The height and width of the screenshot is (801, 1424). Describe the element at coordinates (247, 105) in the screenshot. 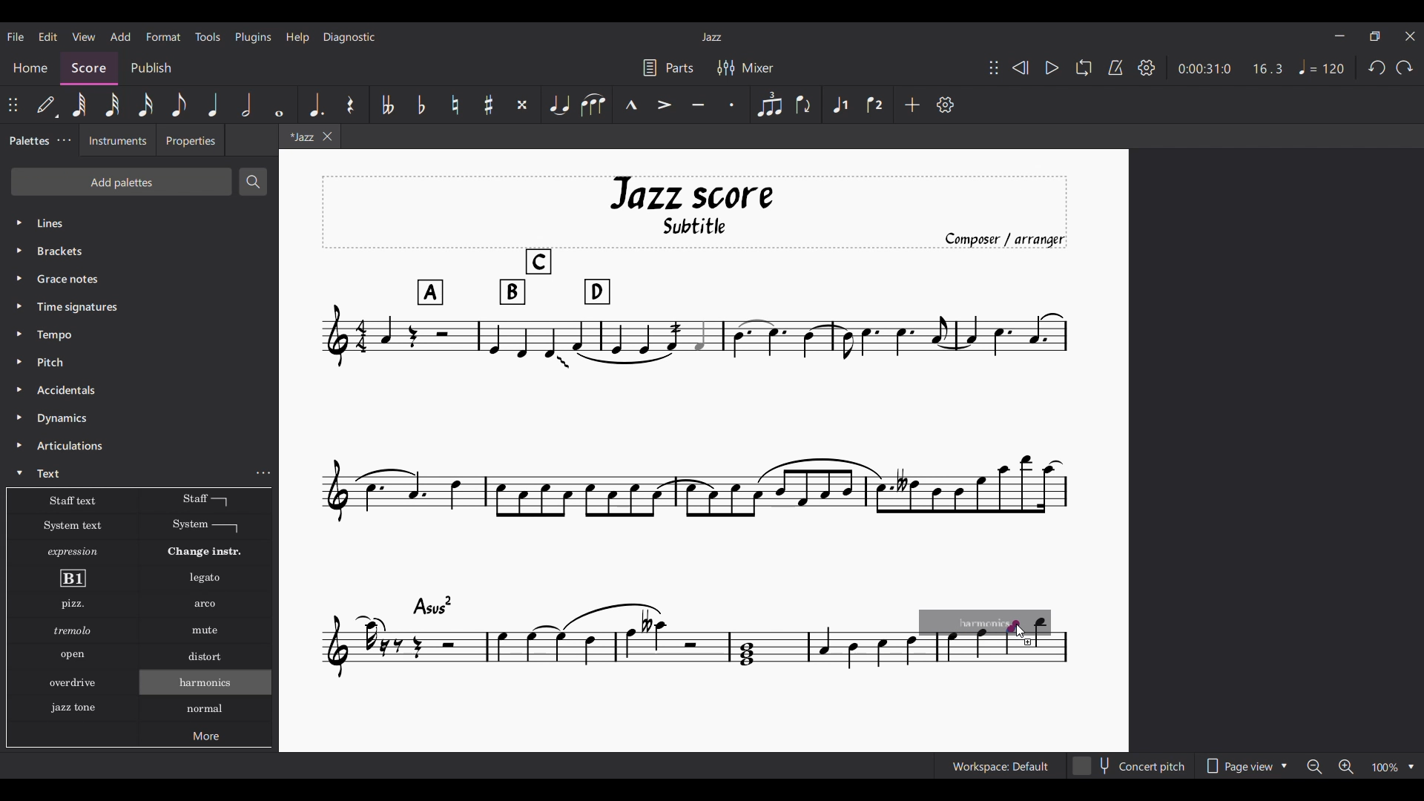

I see `Half note` at that location.